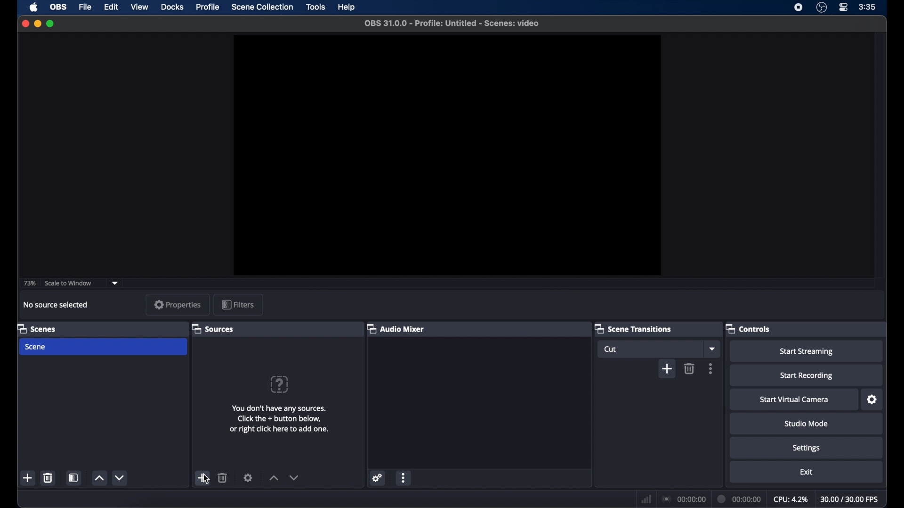 This screenshot has width=904, height=508. I want to click on cpu, so click(791, 498).